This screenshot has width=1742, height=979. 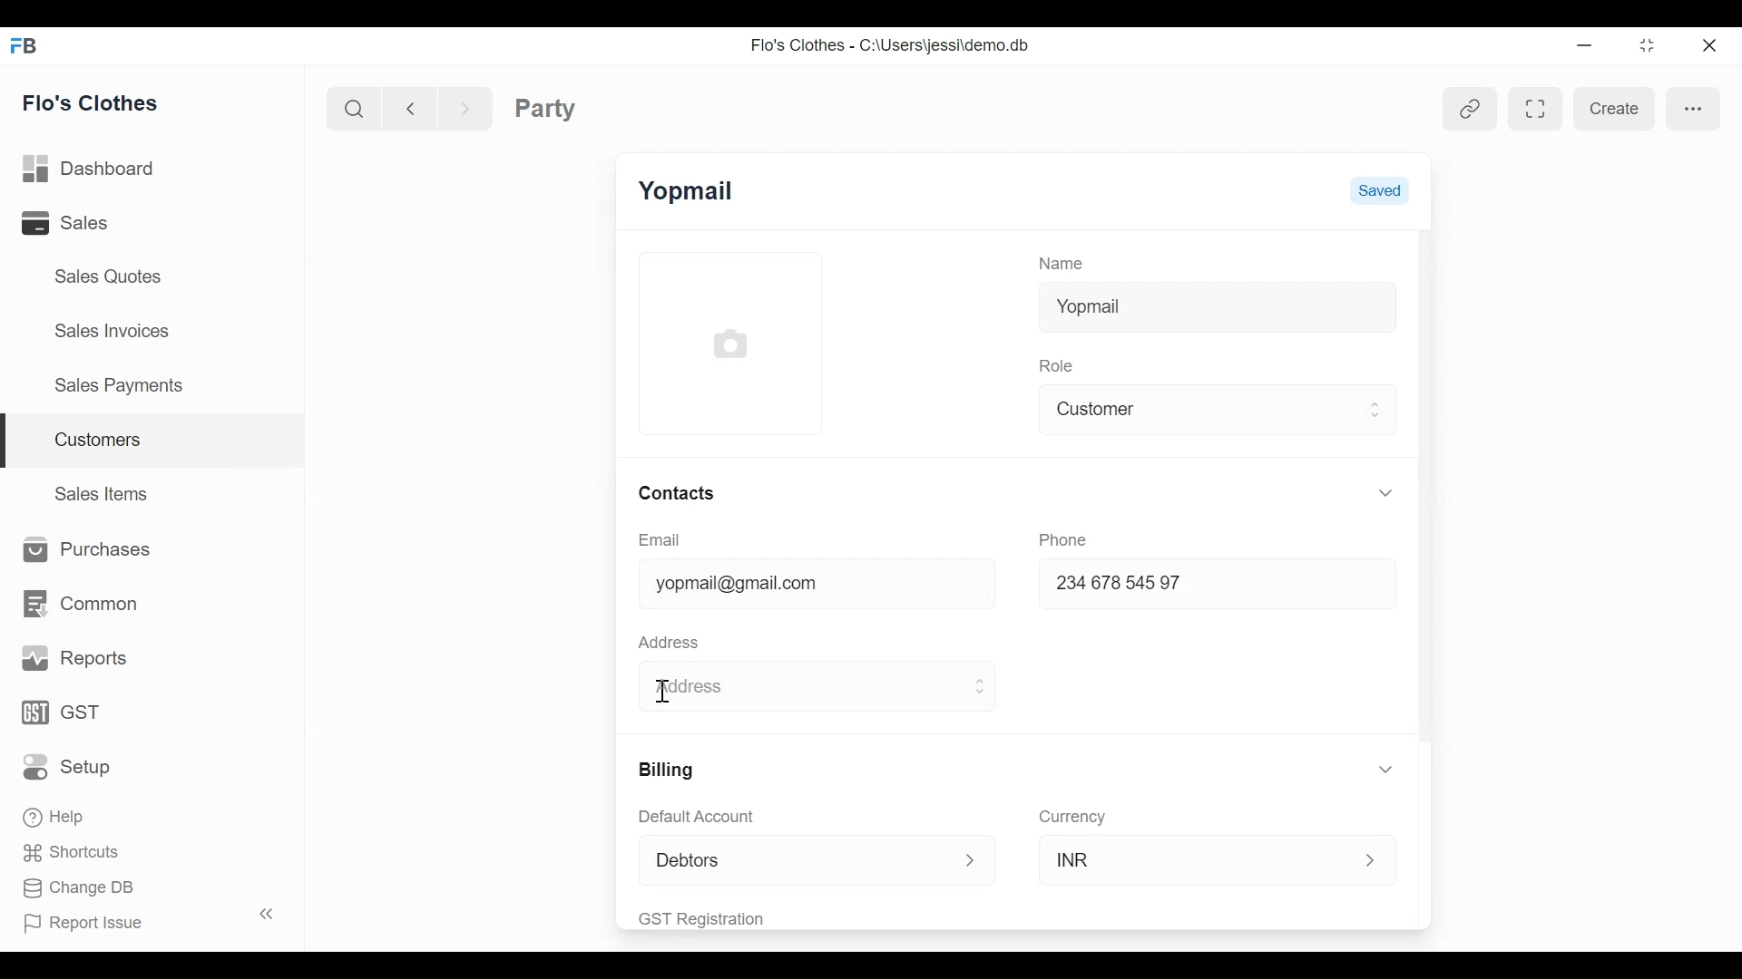 I want to click on GST Registration, so click(x=728, y=917).